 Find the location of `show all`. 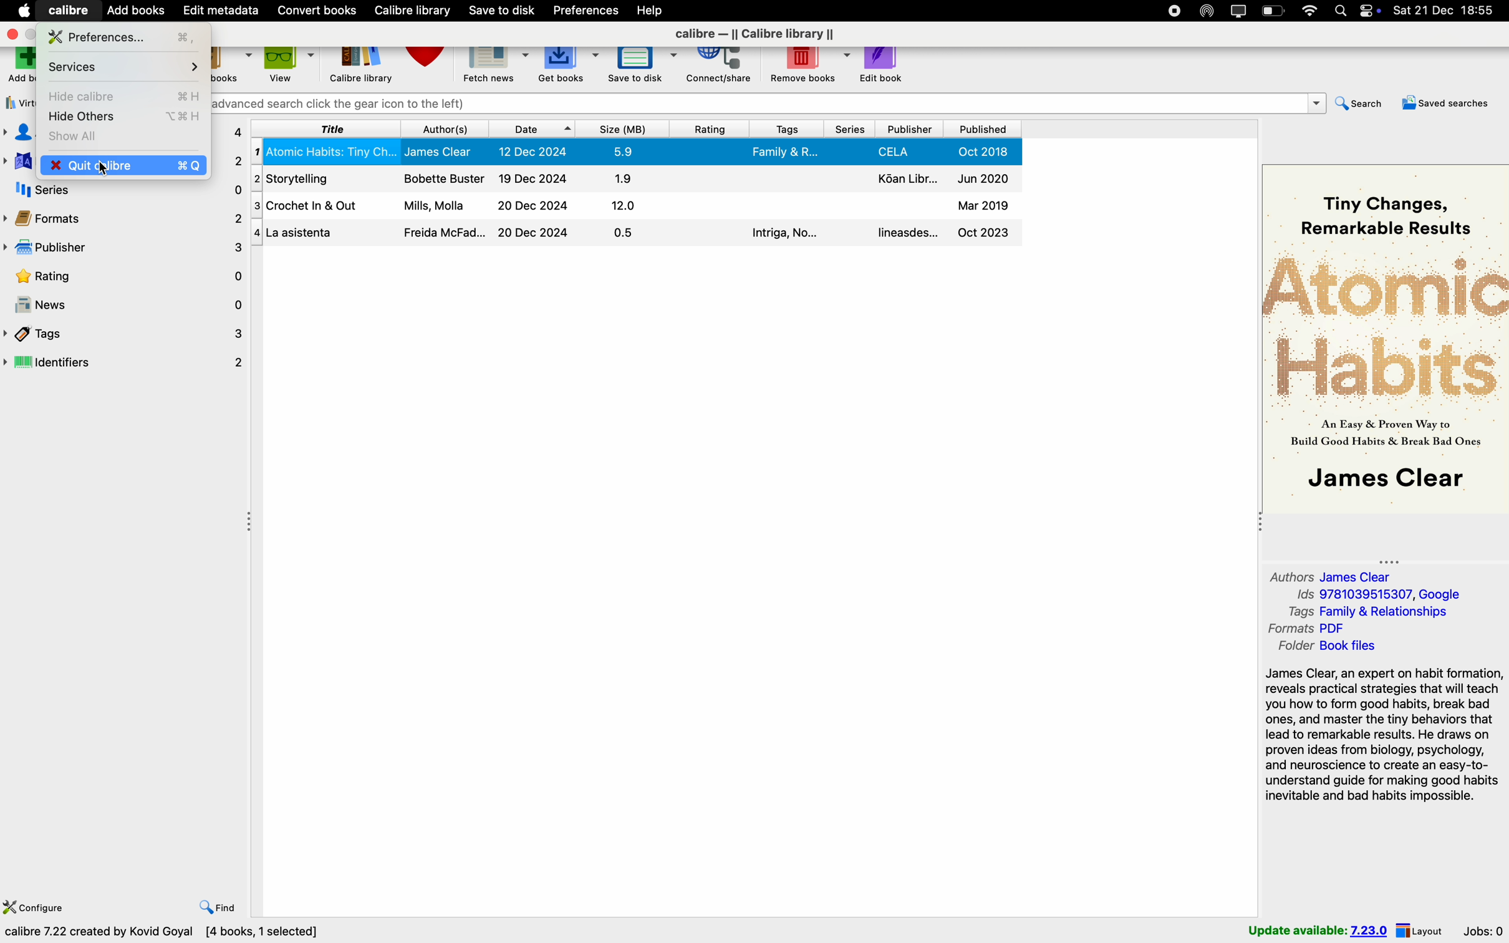

show all is located at coordinates (79, 135).